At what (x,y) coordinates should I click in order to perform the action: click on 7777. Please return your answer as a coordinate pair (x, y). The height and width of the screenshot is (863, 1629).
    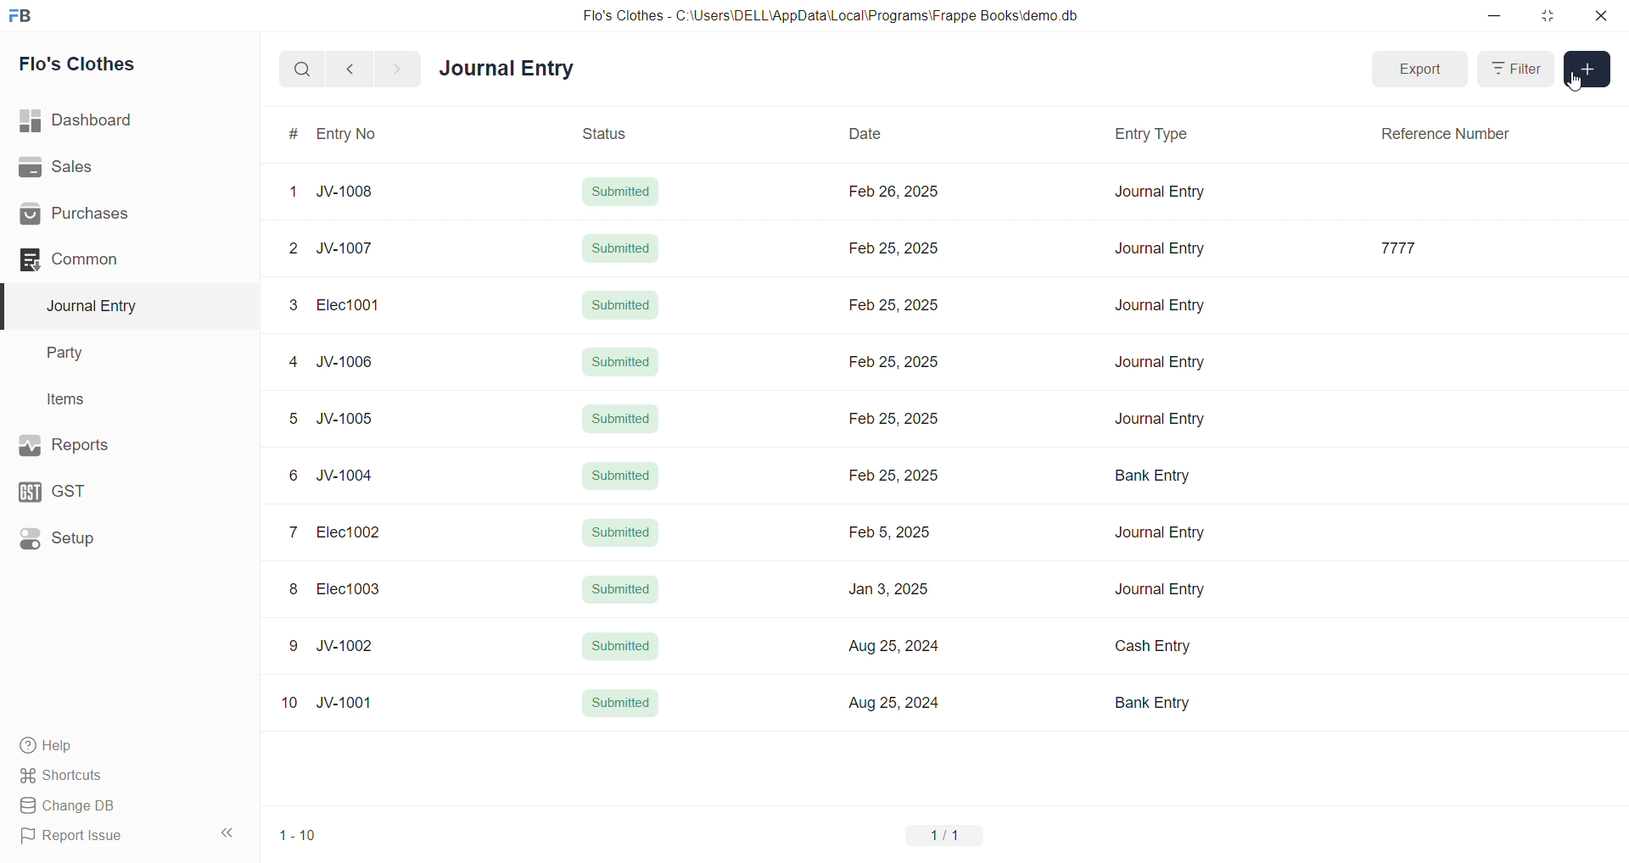
    Looking at the image, I should click on (1406, 248).